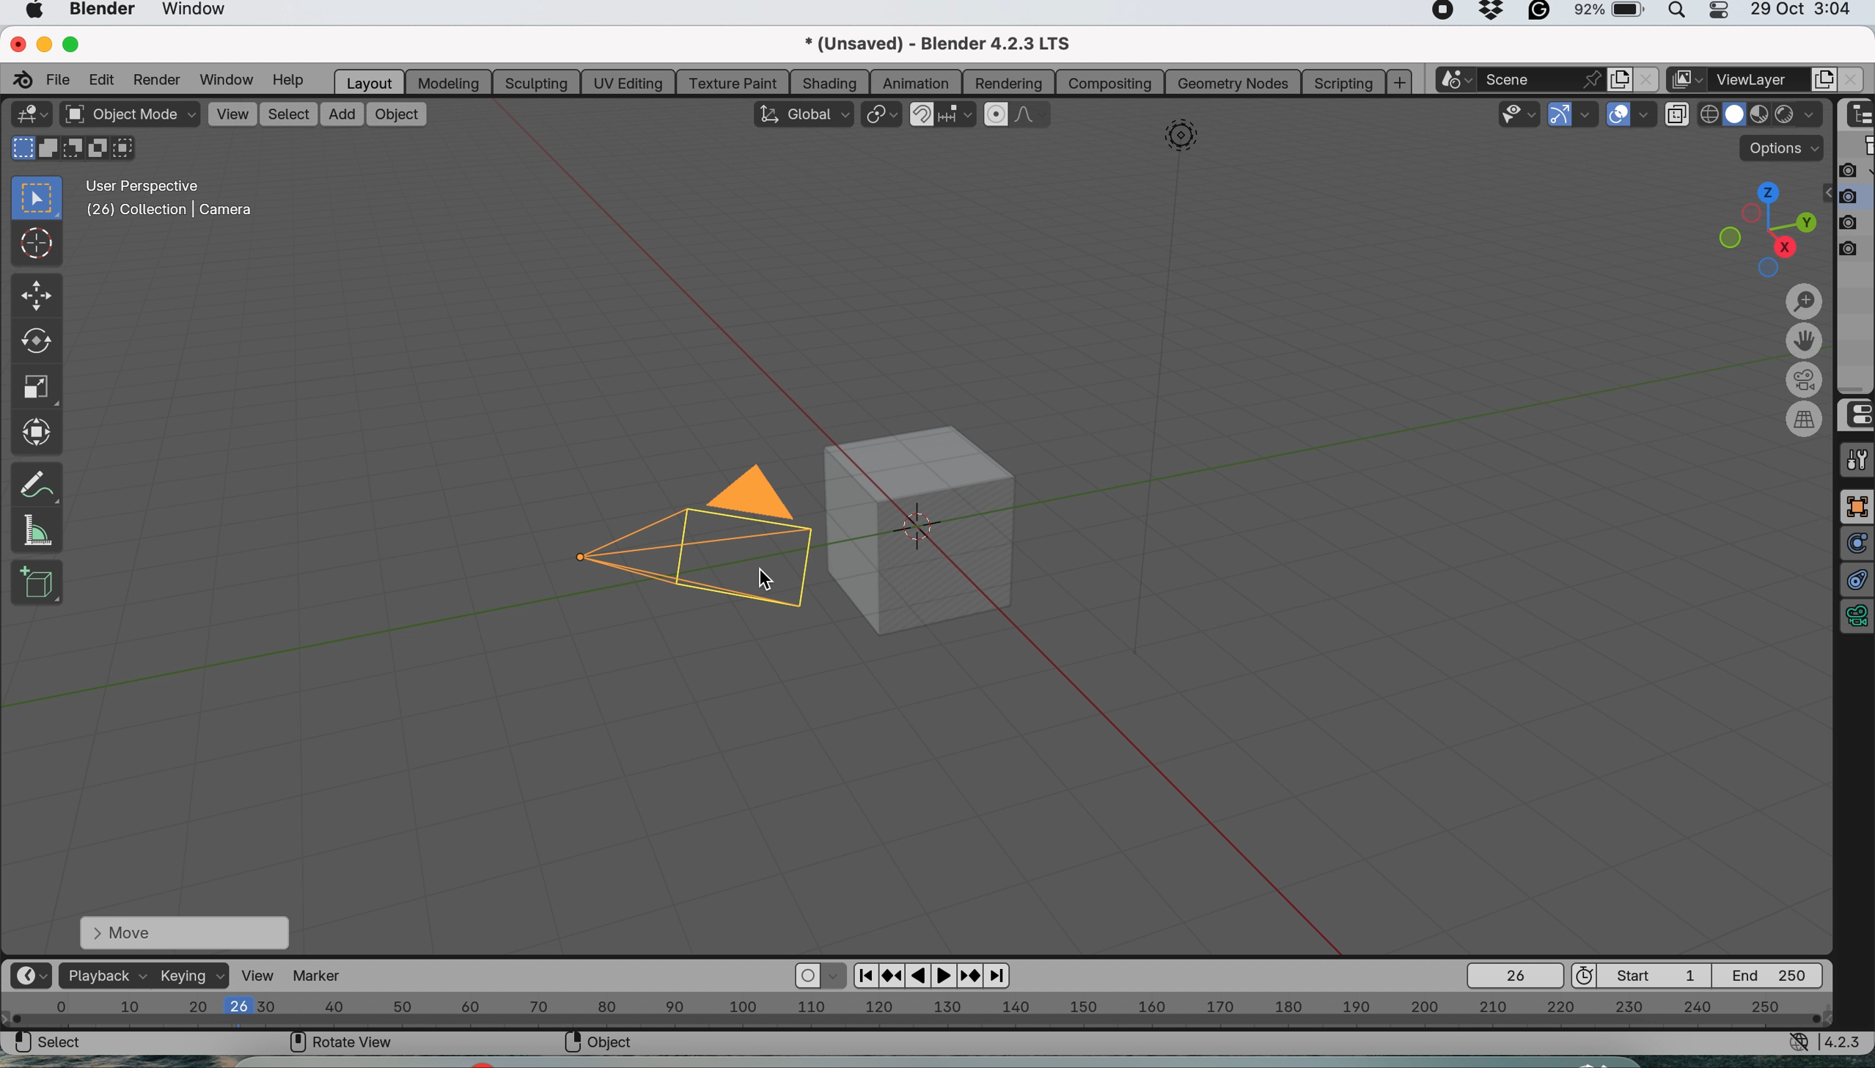 This screenshot has height=1068, width=1875. Describe the element at coordinates (202, 12) in the screenshot. I see `window` at that location.